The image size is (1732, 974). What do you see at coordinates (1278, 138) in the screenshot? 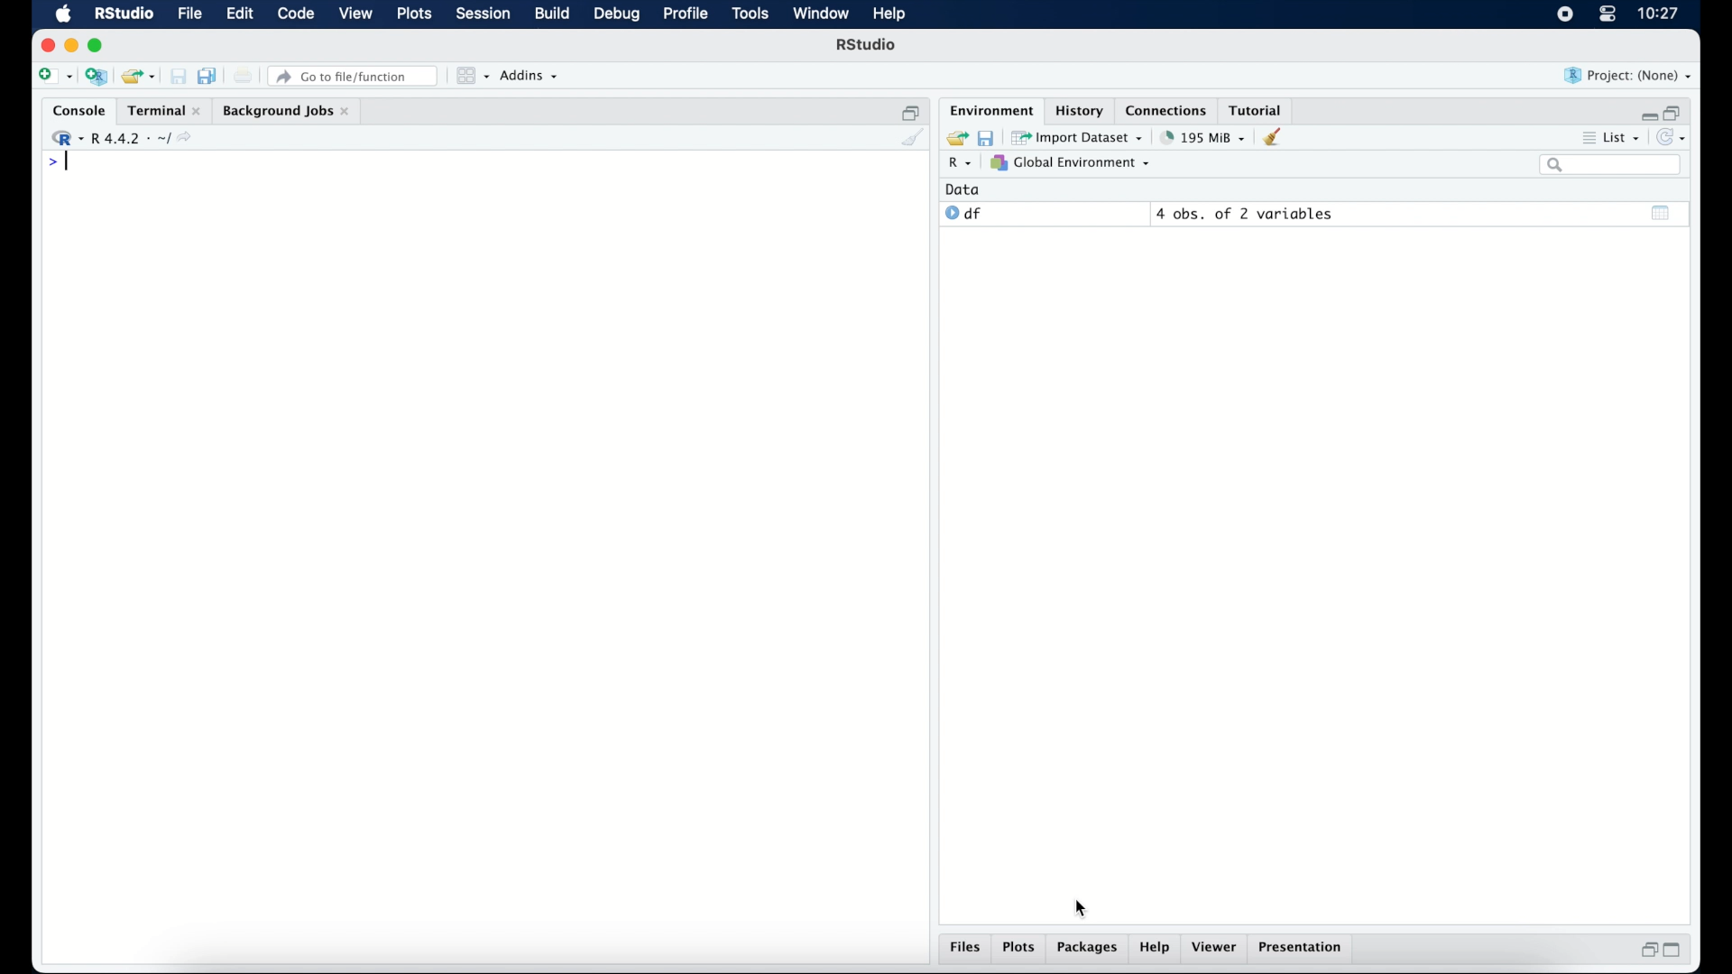
I see `clear workspace` at bounding box center [1278, 138].